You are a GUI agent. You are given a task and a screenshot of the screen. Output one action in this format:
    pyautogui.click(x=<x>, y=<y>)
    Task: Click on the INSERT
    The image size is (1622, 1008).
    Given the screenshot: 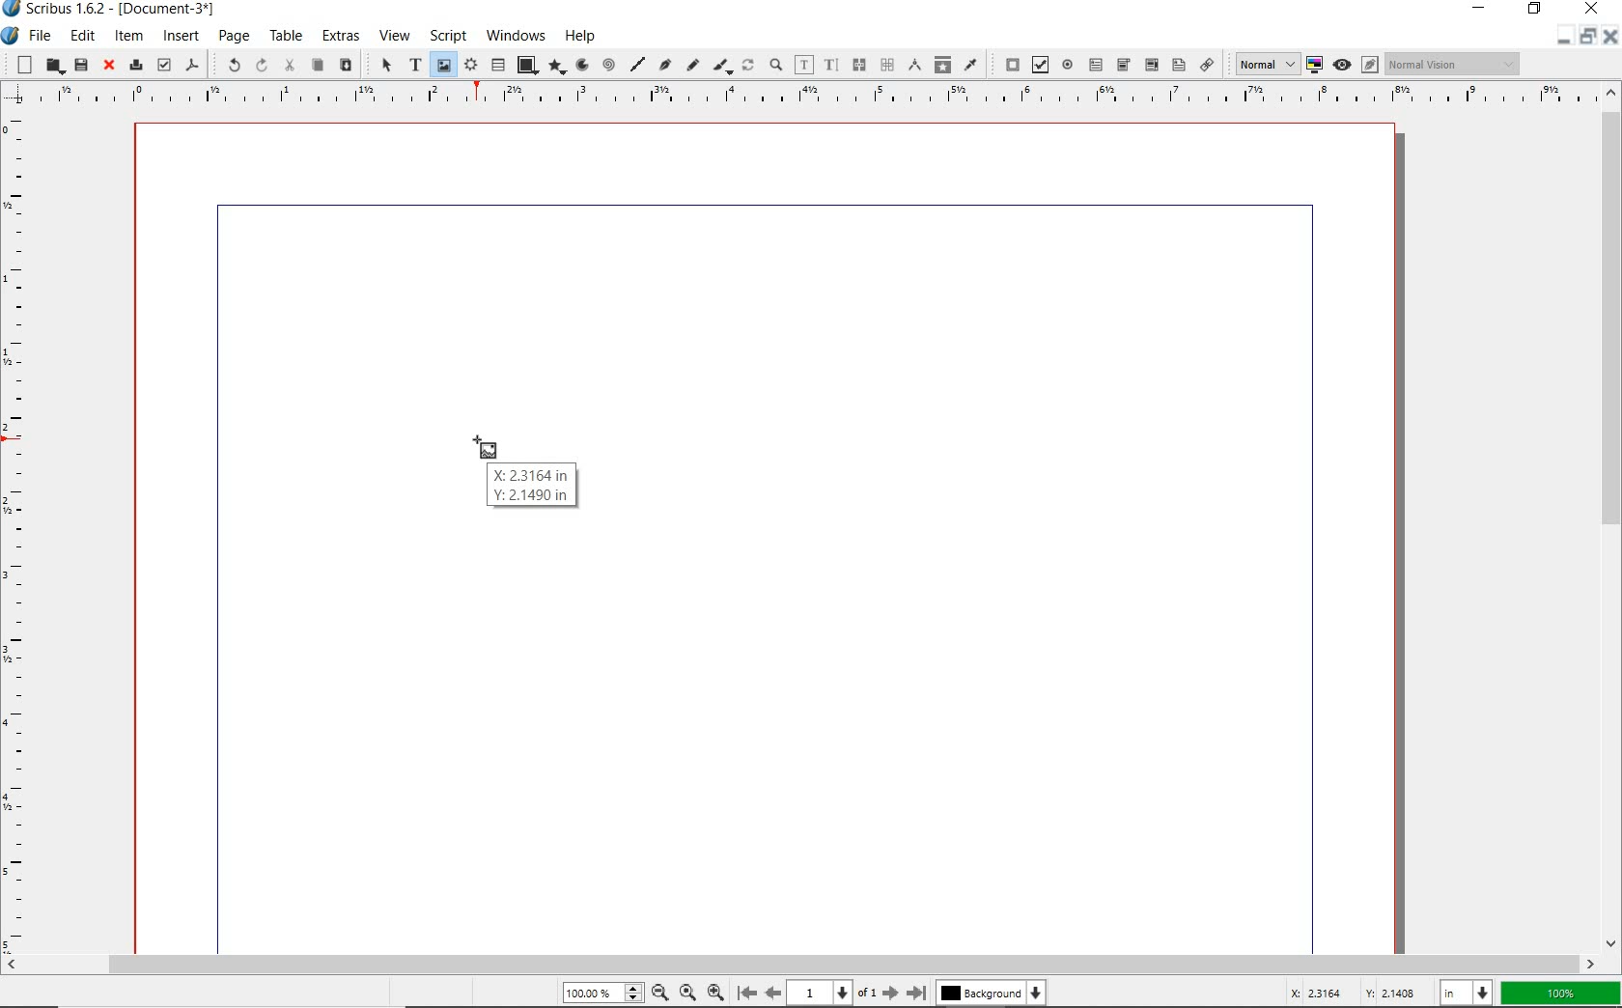 What is the action you would take?
    pyautogui.click(x=182, y=37)
    